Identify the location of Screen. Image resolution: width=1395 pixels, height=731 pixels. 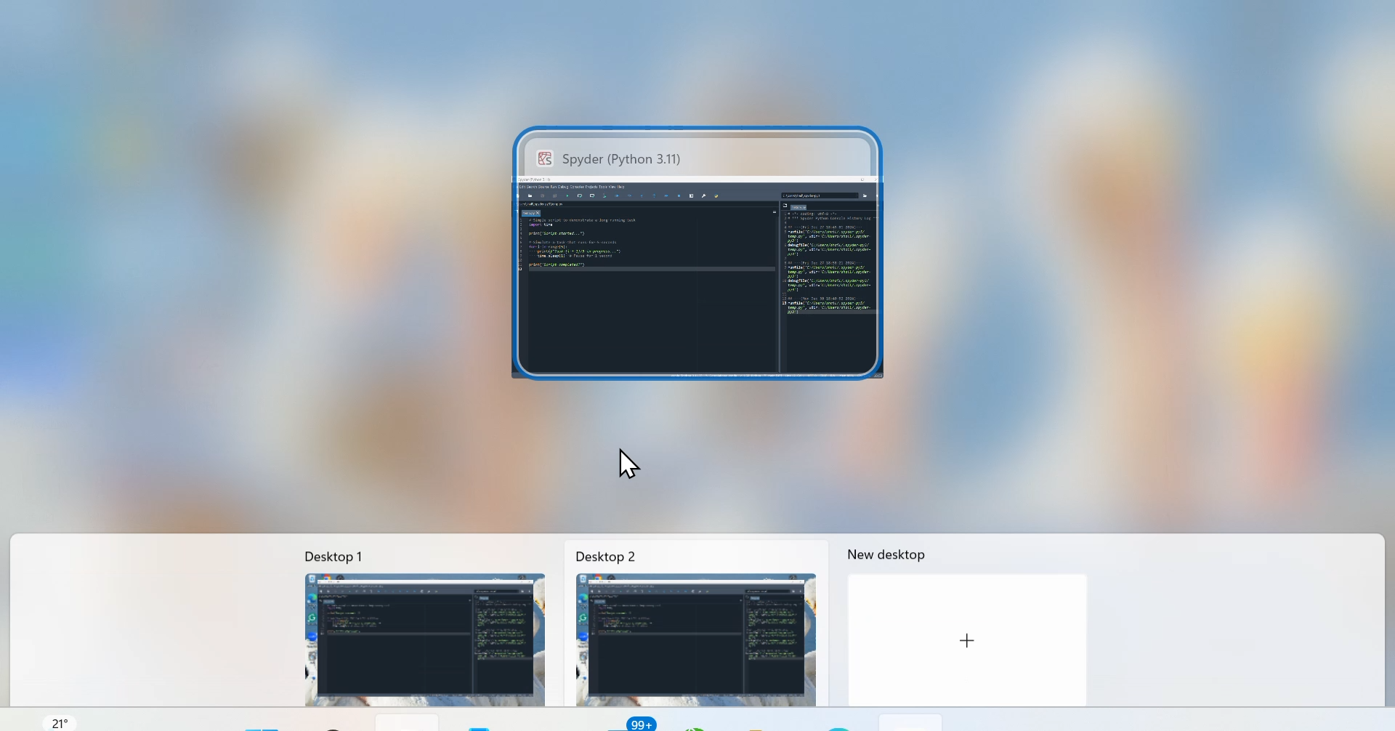
(711, 254).